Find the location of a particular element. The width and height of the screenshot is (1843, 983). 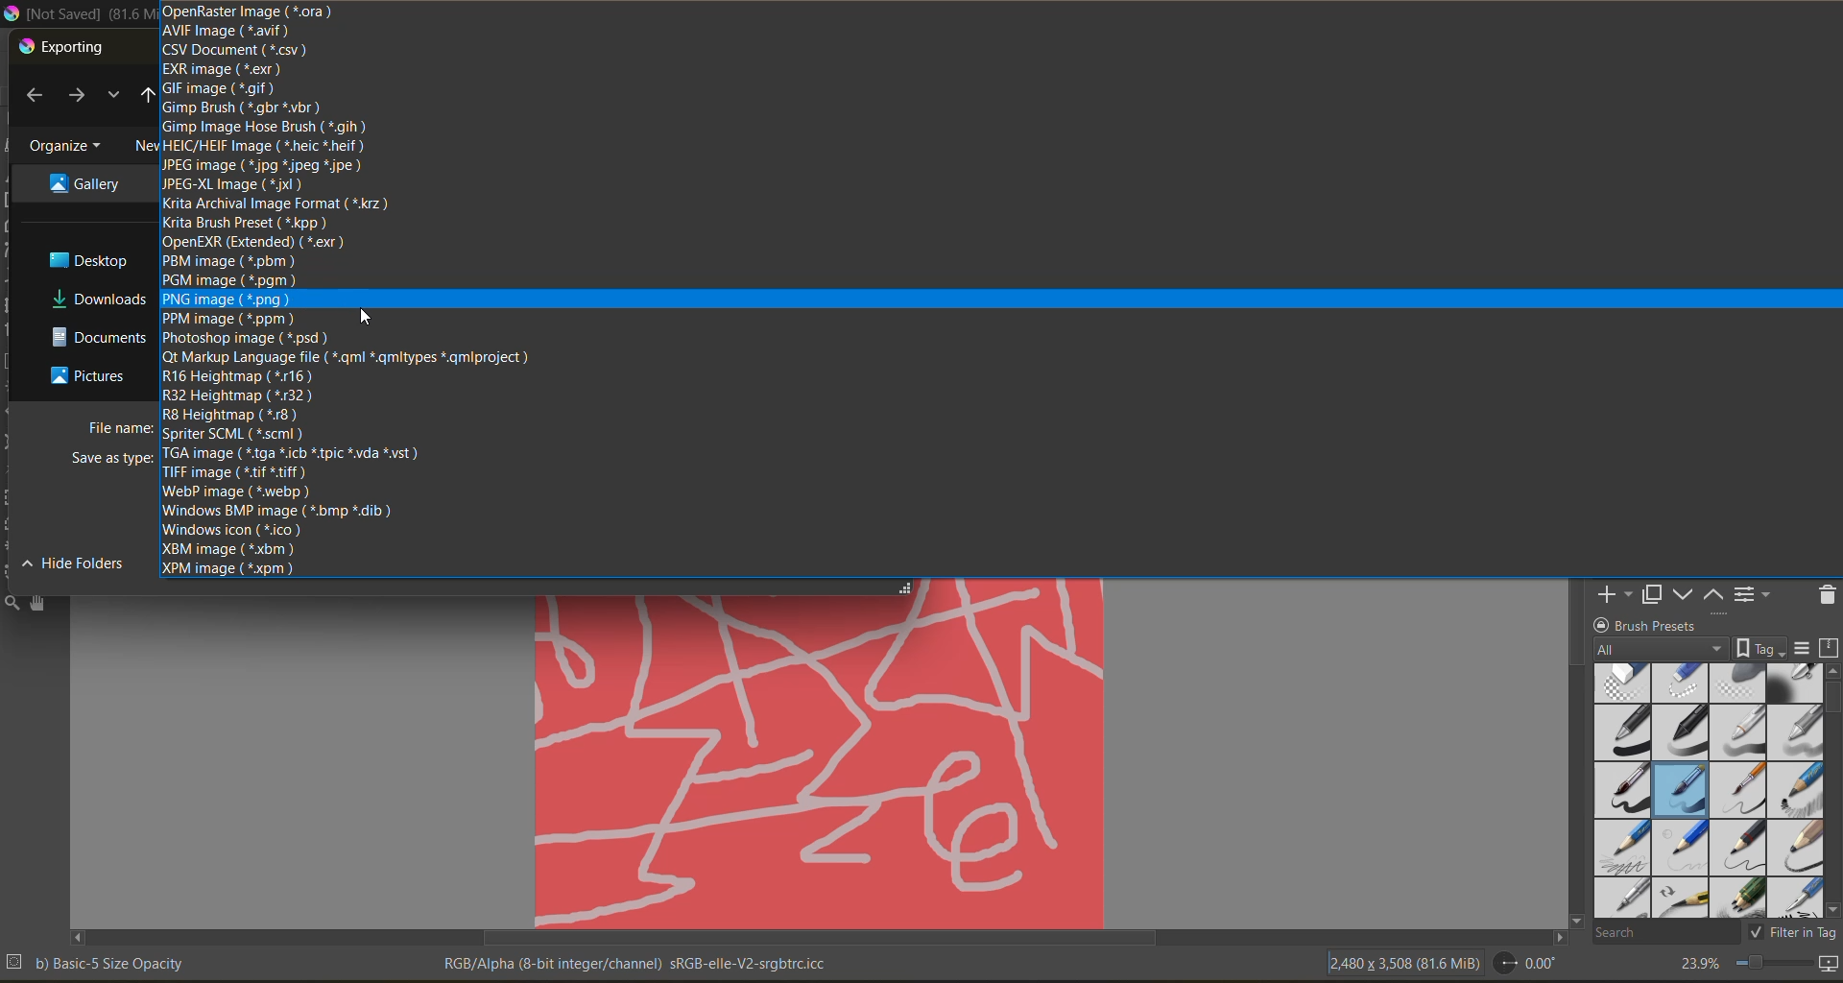

windows icon is located at coordinates (231, 530).